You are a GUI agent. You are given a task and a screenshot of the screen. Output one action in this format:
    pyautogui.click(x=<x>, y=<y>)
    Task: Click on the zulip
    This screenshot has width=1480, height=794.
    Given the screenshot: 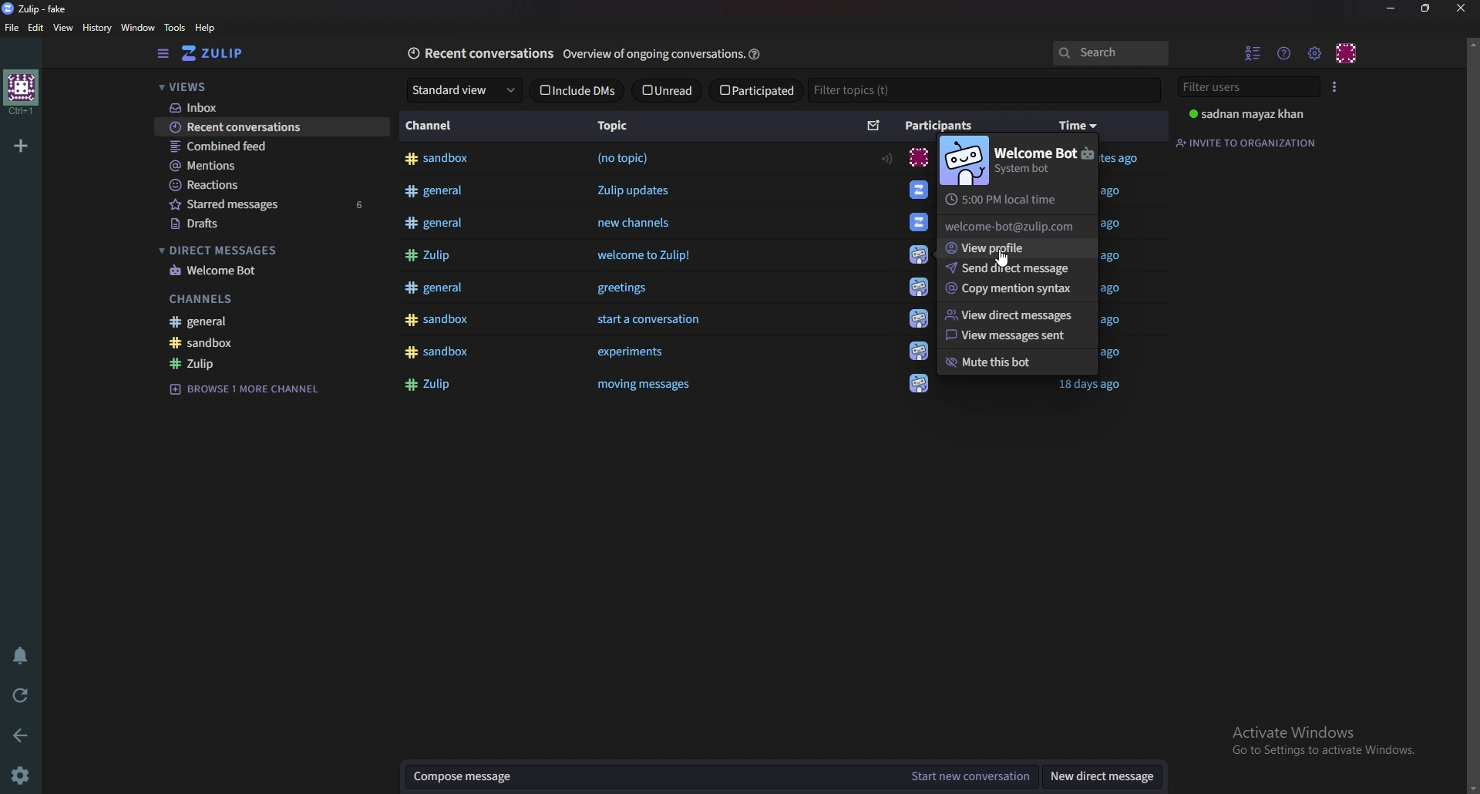 What is the action you would take?
    pyautogui.click(x=271, y=363)
    